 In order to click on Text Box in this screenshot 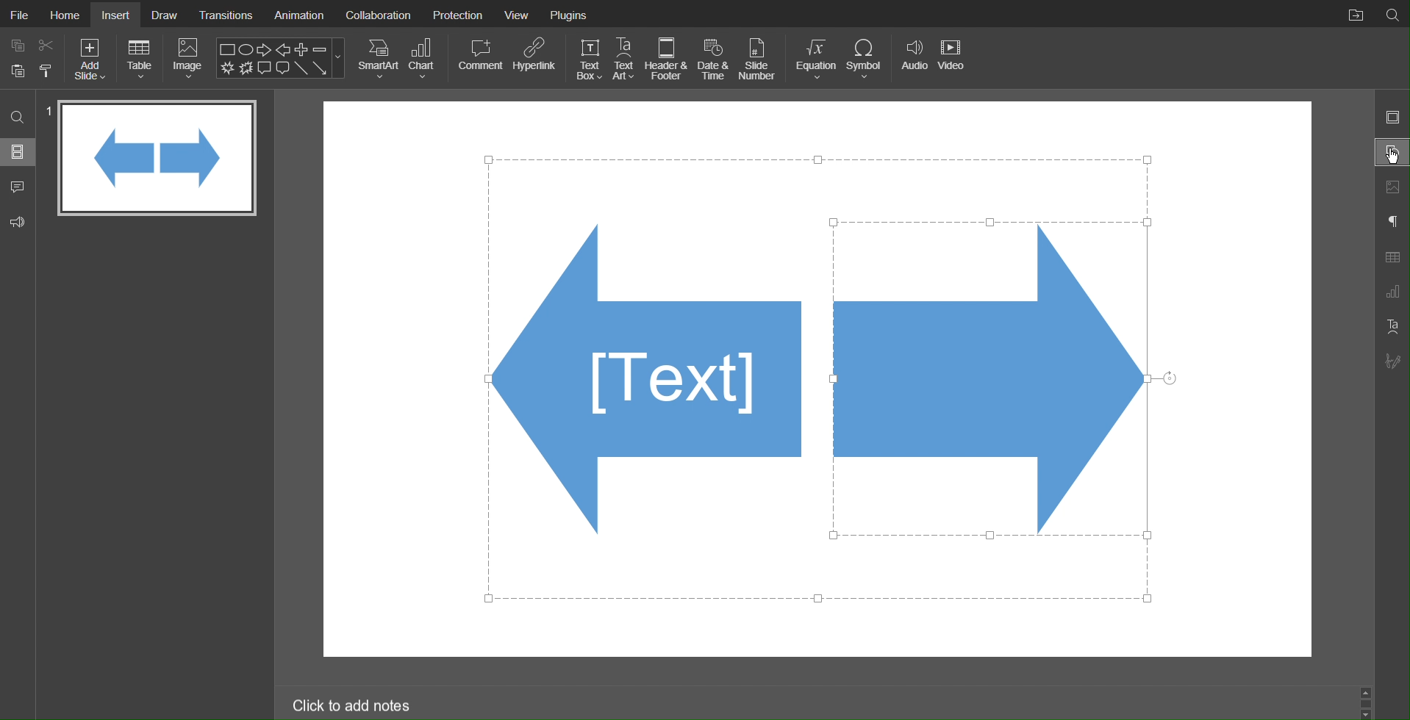, I will do `click(589, 59)`.